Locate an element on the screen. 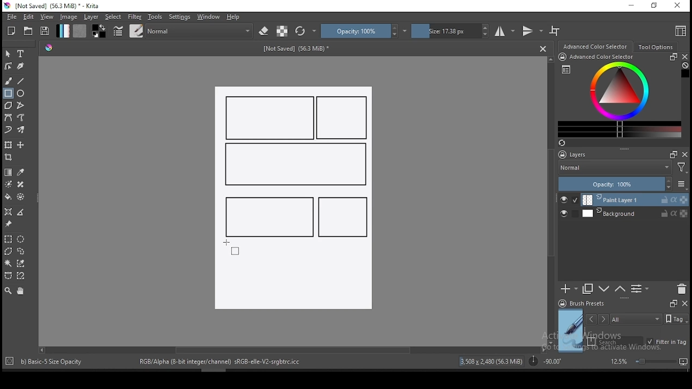 Image resolution: width=692 pixels, height=389 pixels. measure distance between two points is located at coordinates (21, 213).